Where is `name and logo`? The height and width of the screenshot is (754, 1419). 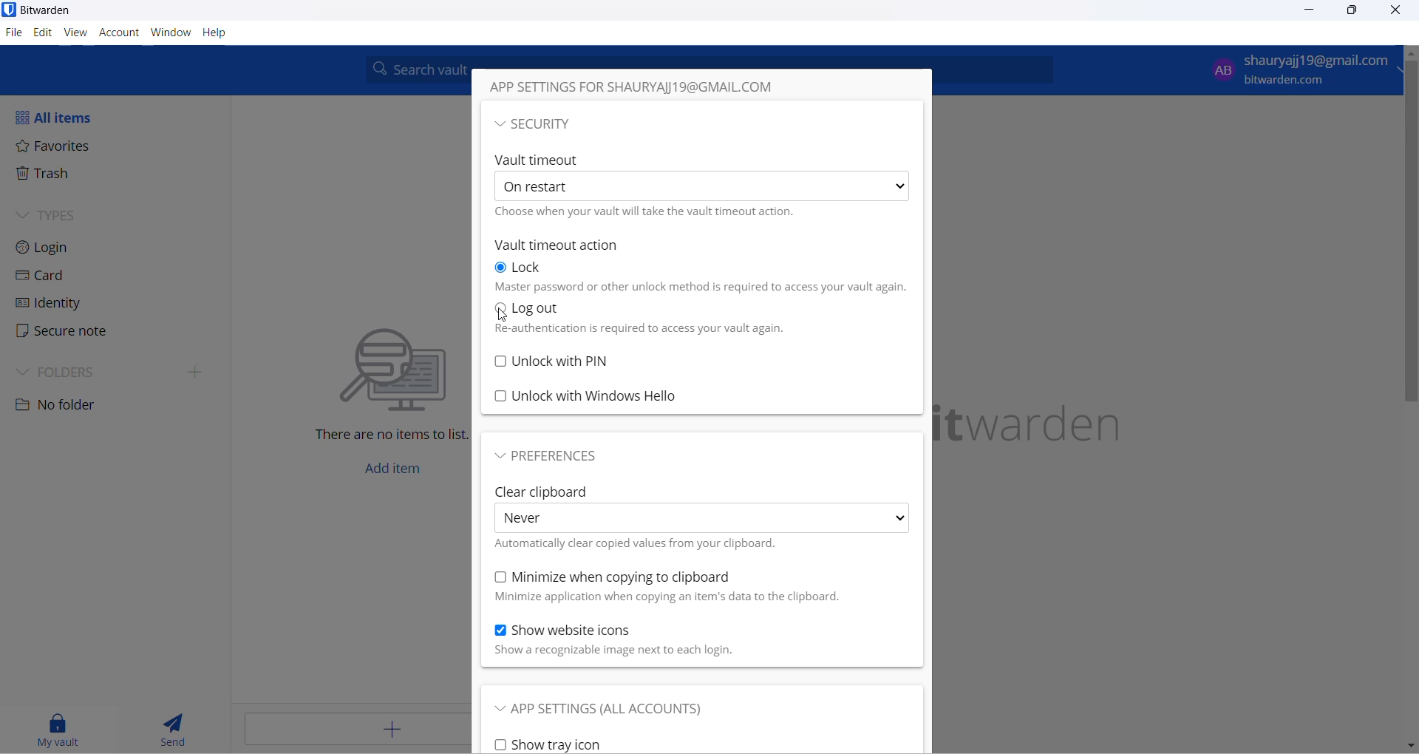 name and logo is located at coordinates (1052, 421).